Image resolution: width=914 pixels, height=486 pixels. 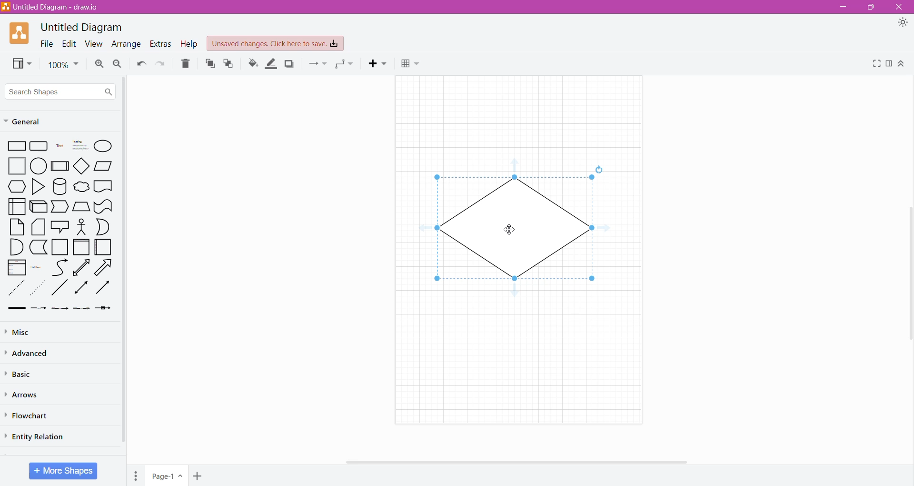 What do you see at coordinates (197, 476) in the screenshot?
I see `Insert Page` at bounding box center [197, 476].